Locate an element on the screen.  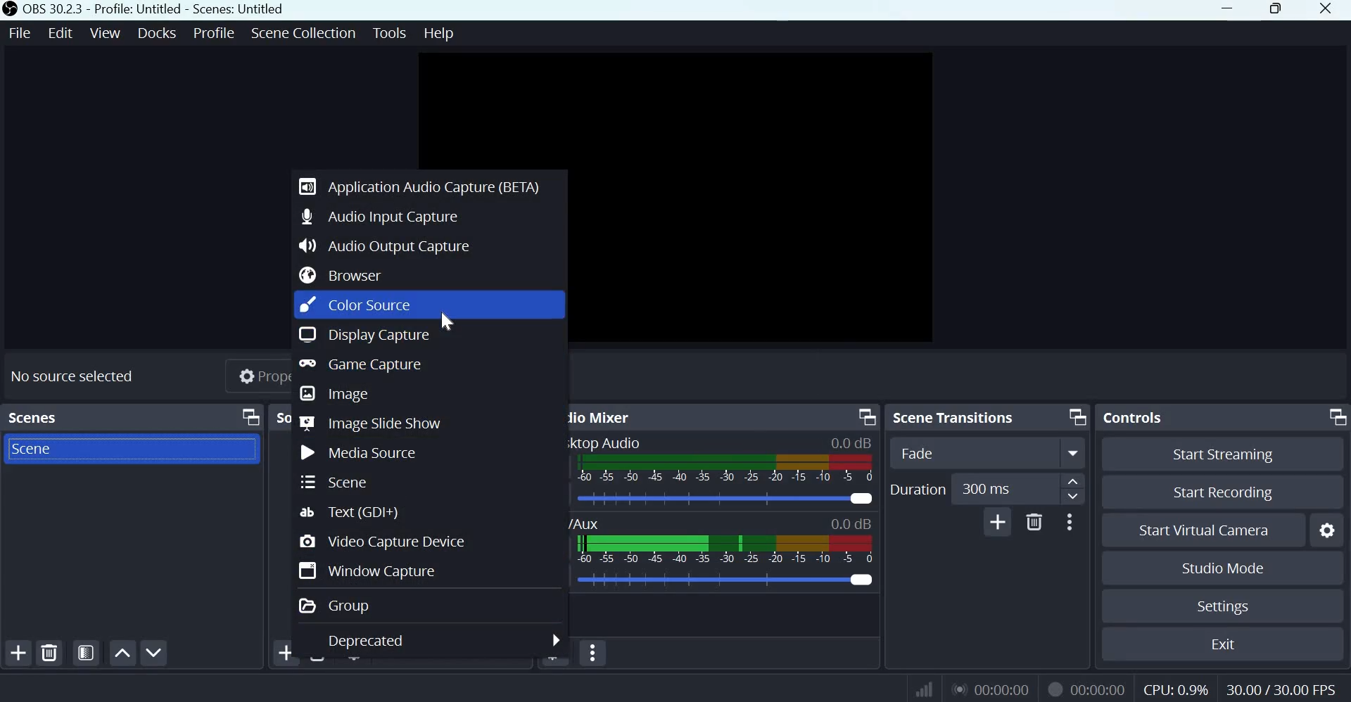
Audio Mixer Menu is located at coordinates (593, 653).